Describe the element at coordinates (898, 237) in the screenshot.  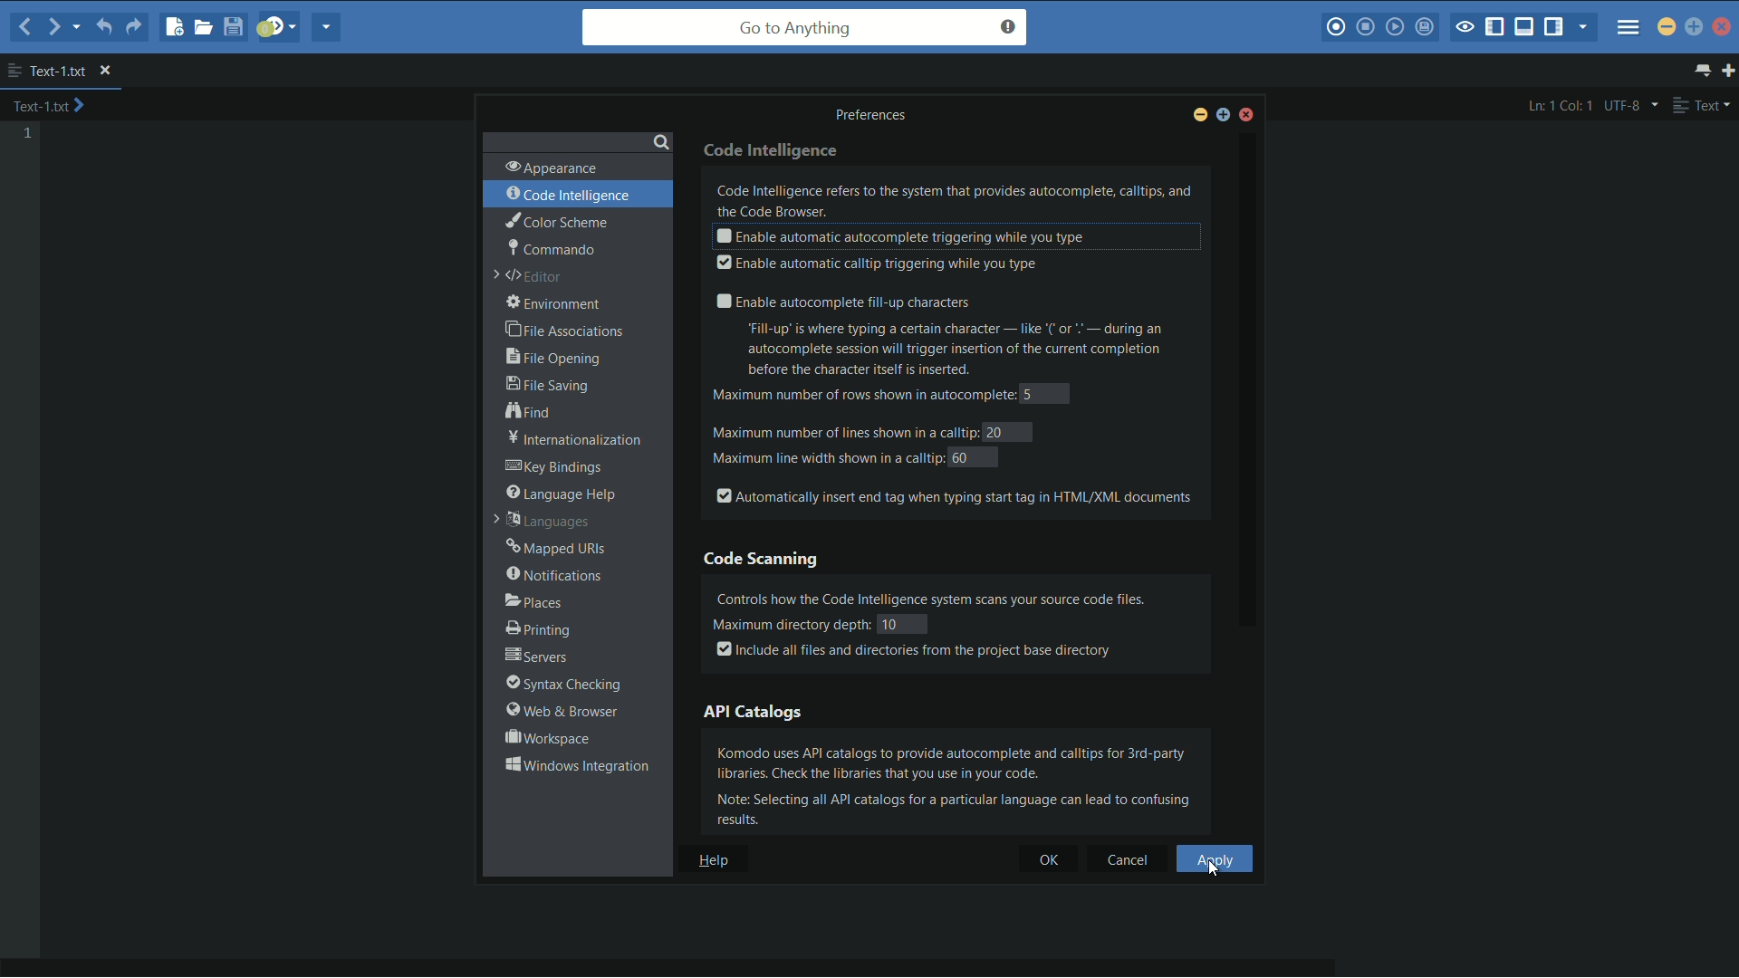
I see `enable automatic autocomplete triggering while you type` at that location.